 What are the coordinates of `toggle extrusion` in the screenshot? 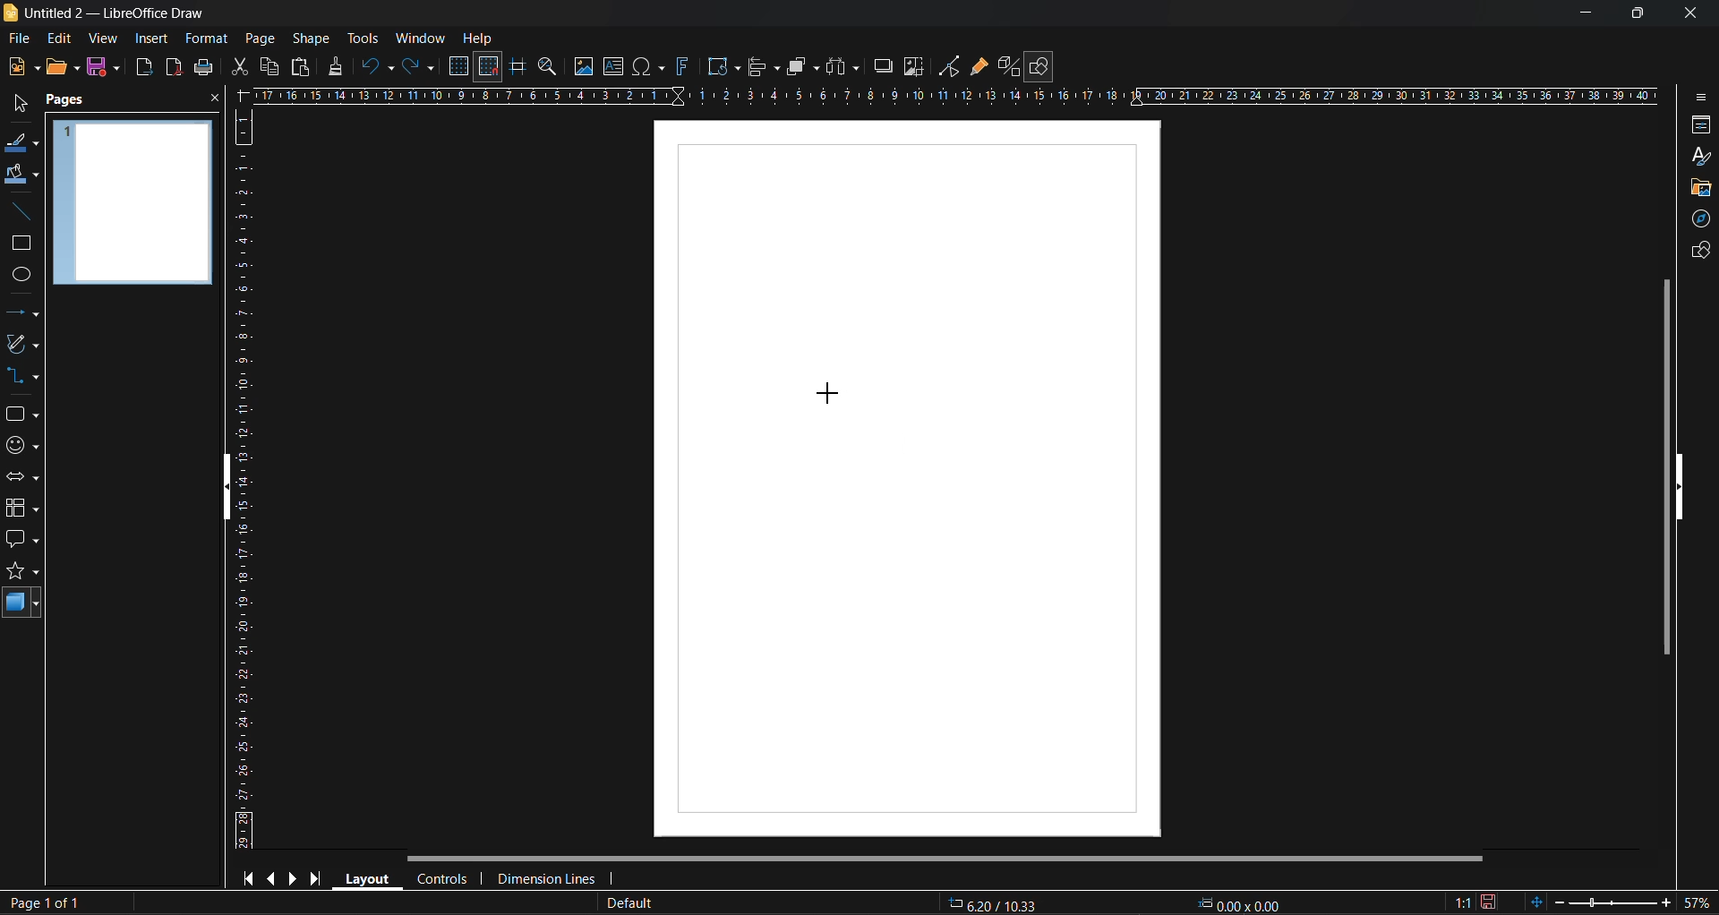 It's located at (1007, 66).